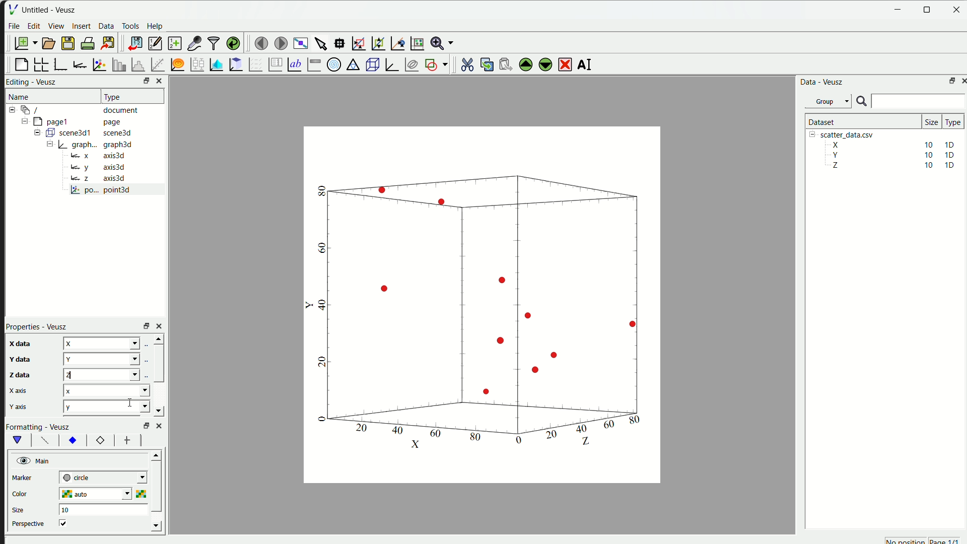  I want to click on Zoom menu, so click(441, 43).